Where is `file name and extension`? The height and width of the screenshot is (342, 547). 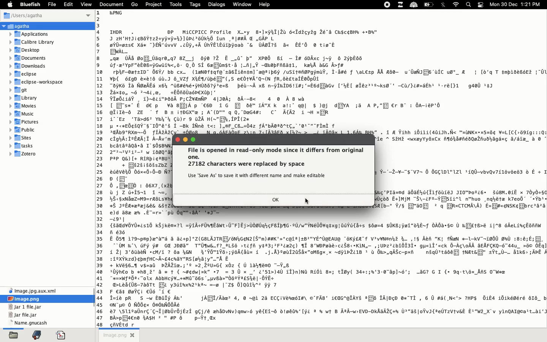 file name and extension is located at coordinates (26, 315).